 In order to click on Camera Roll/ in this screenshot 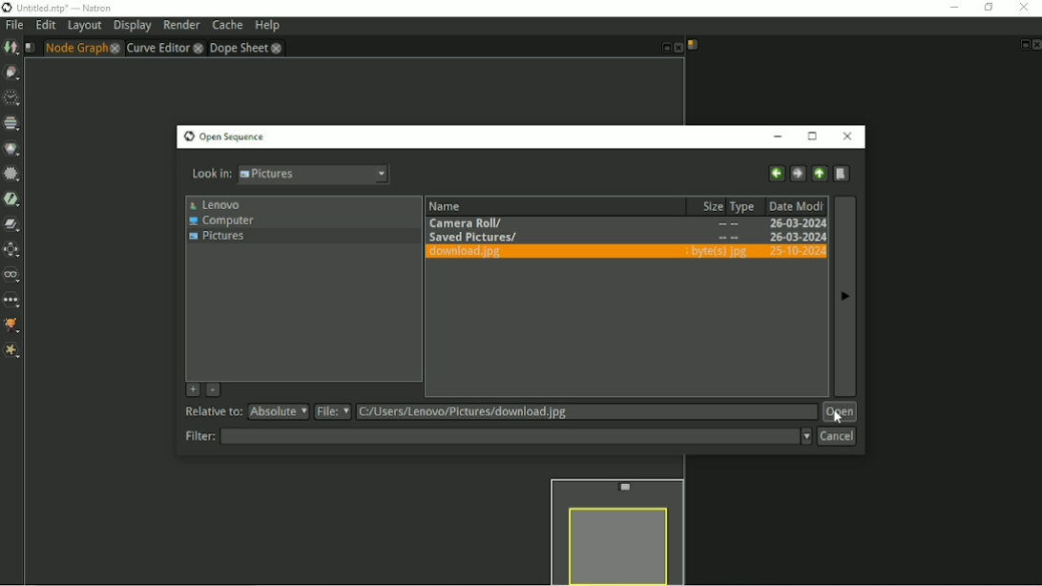, I will do `click(473, 223)`.